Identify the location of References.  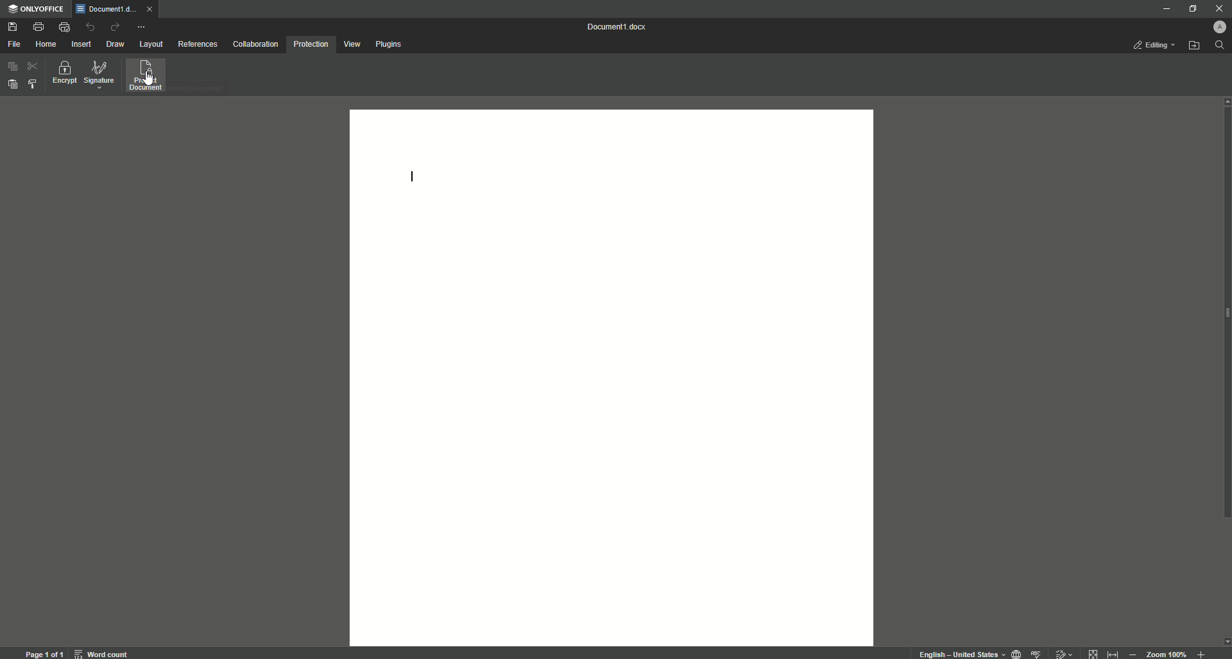
(197, 44).